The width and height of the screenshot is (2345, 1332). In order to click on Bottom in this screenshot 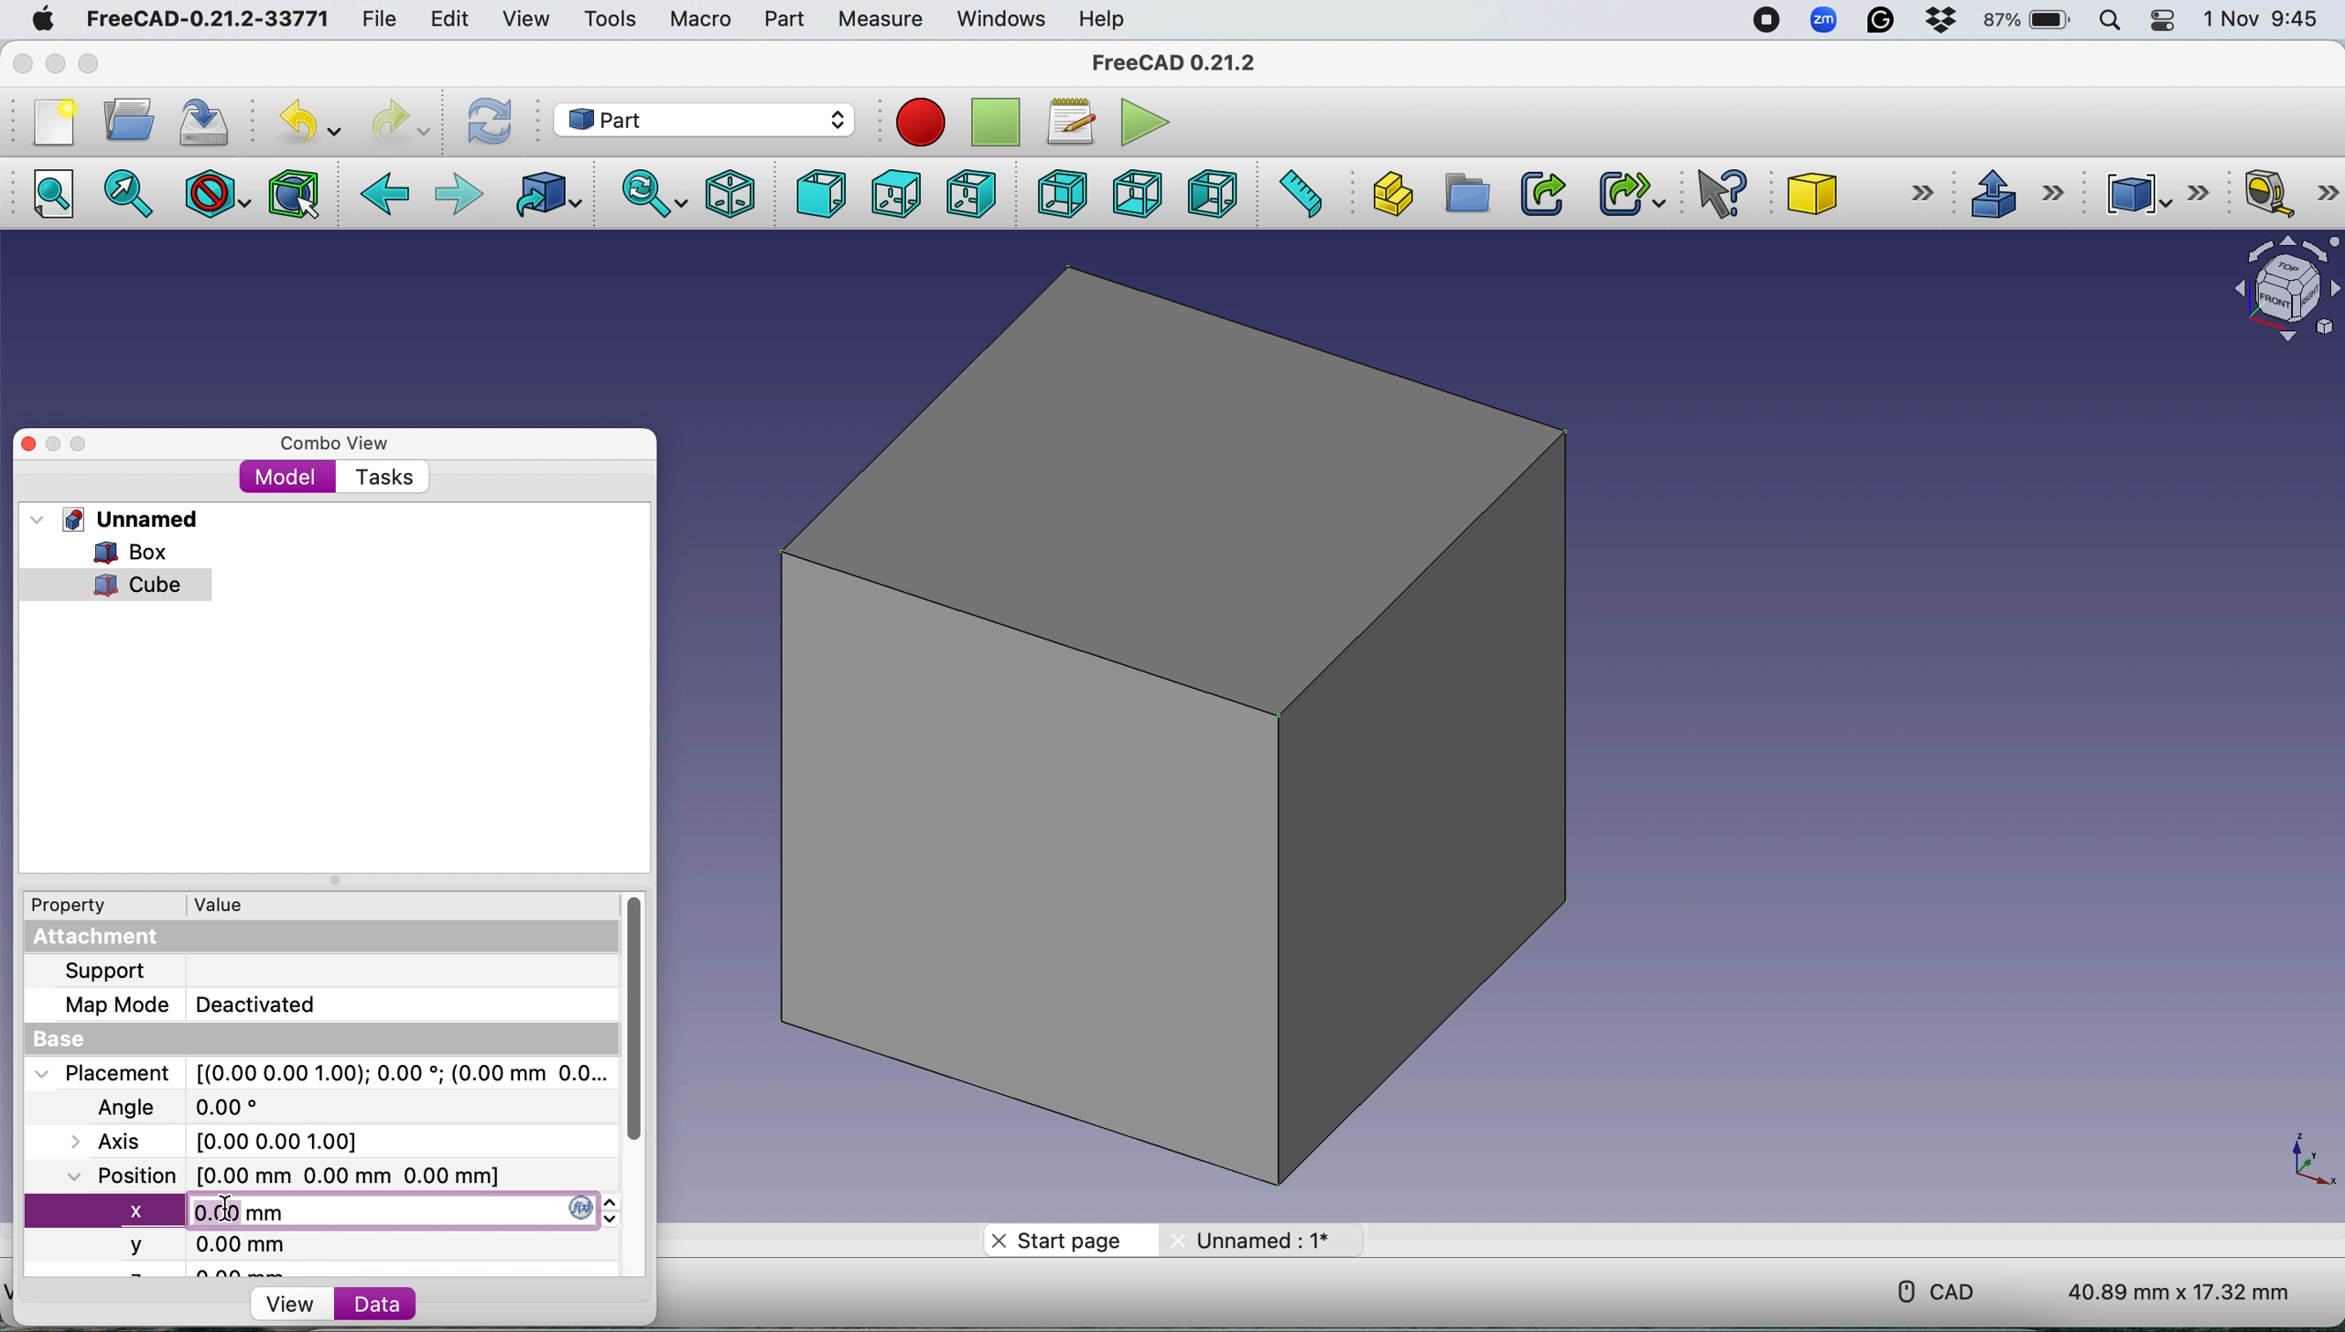, I will do `click(1137, 193)`.